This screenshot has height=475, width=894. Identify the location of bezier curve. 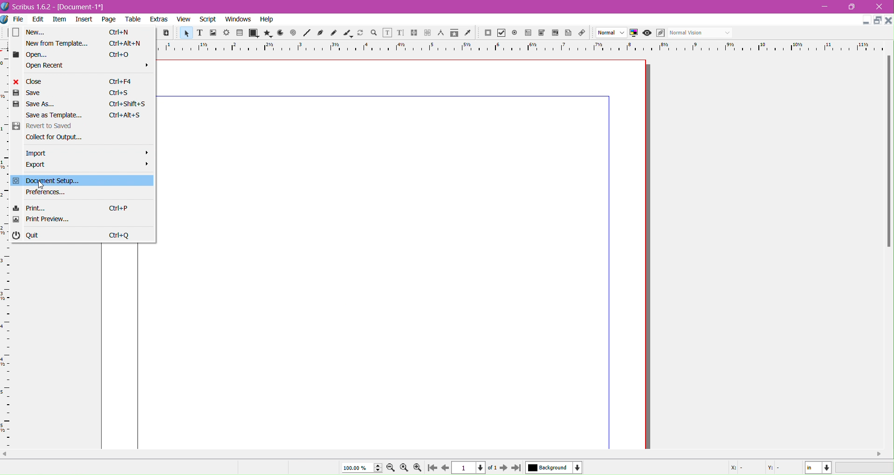
(321, 33).